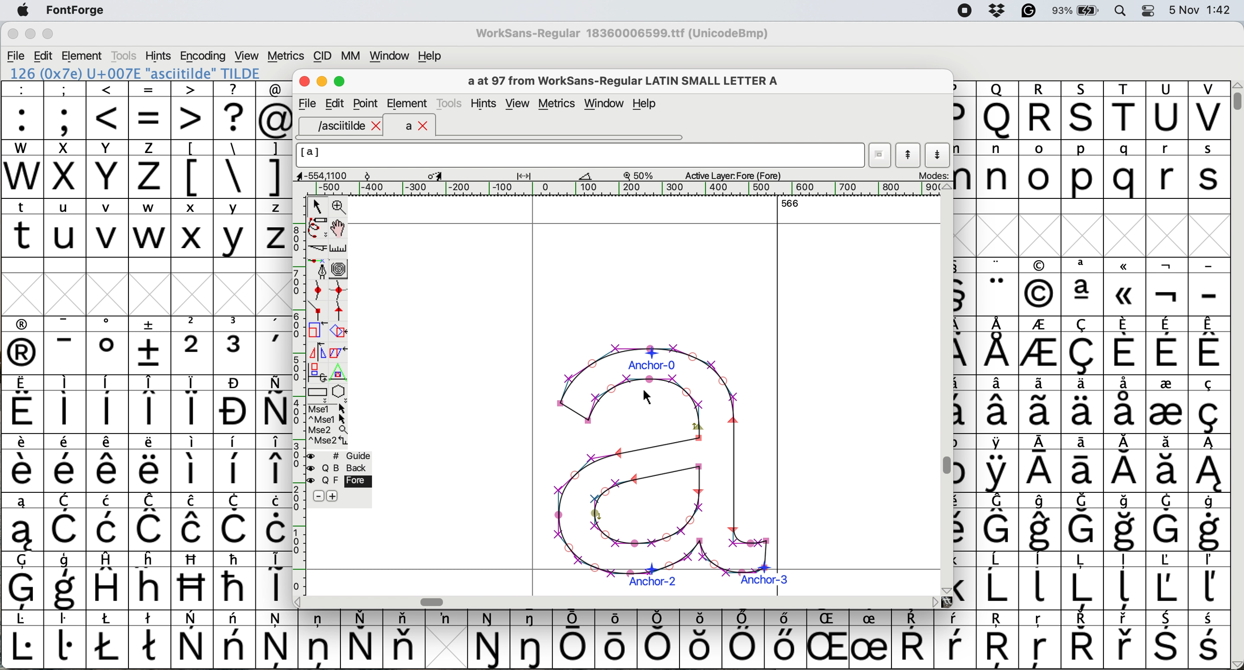 Image resolution: width=1244 pixels, height=670 pixels. What do you see at coordinates (451, 175) in the screenshot?
I see `glyph details` at bounding box center [451, 175].